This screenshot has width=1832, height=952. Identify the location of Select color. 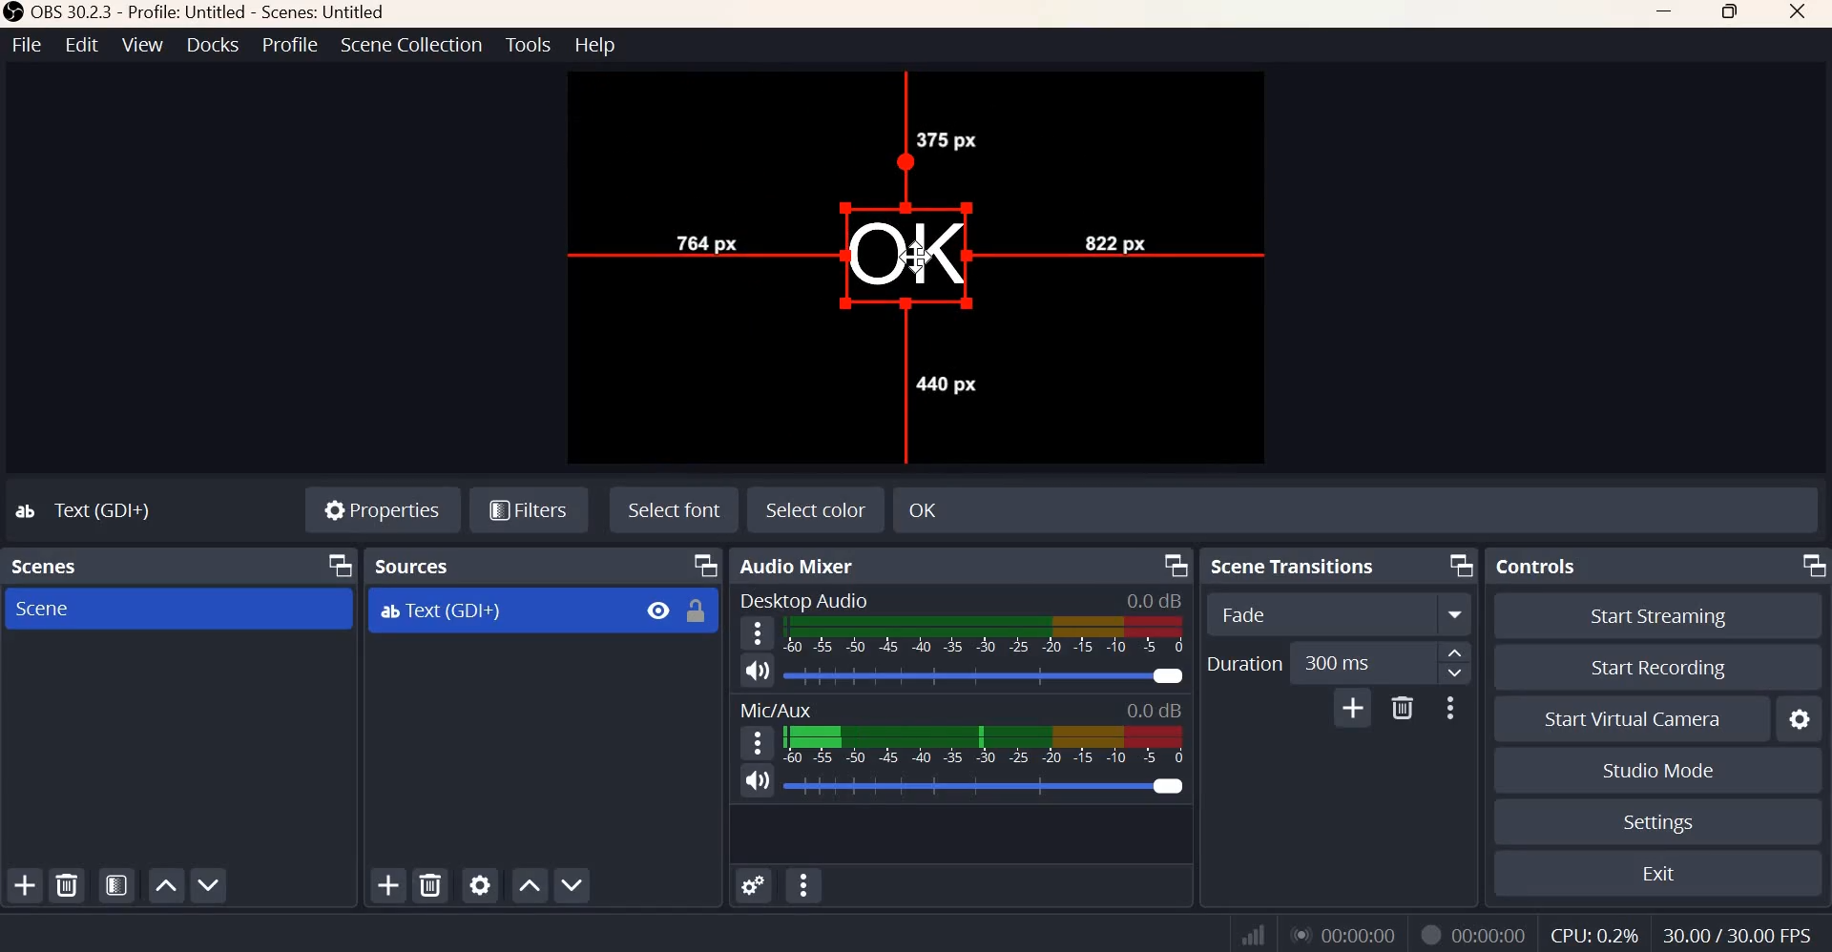
(814, 509).